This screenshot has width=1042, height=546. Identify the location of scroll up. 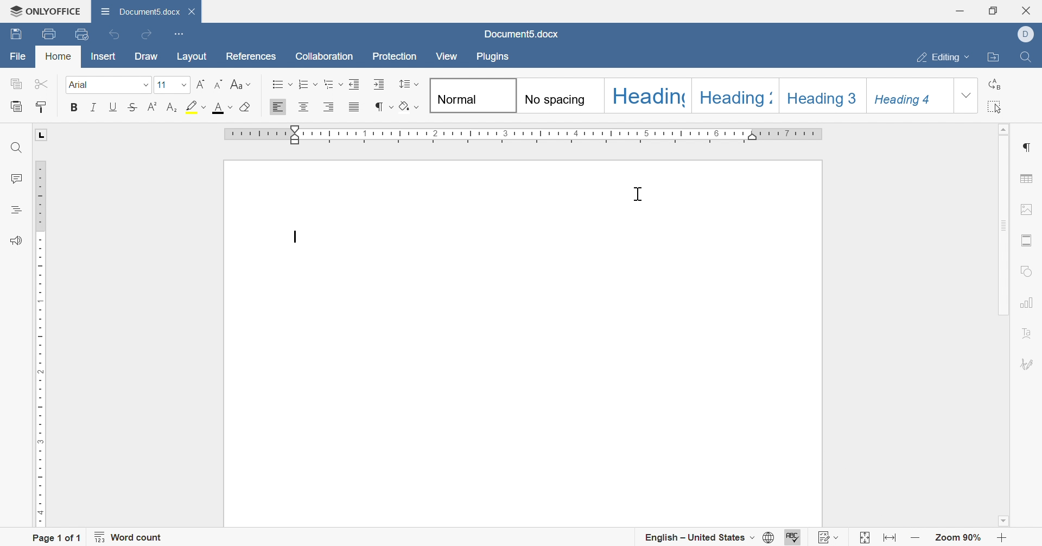
(1005, 130).